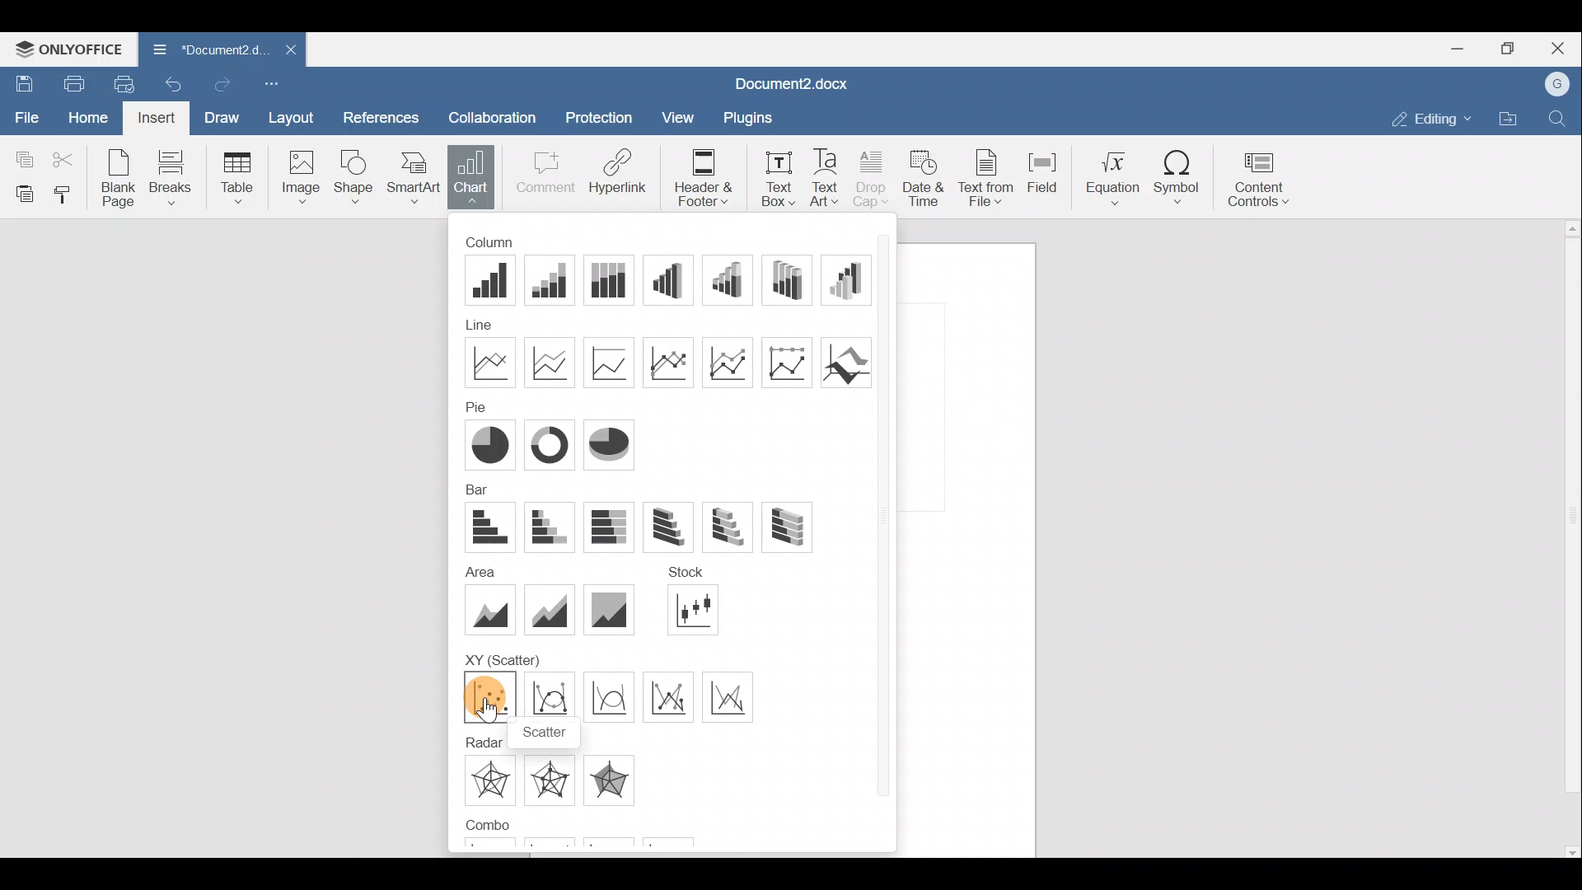 The image size is (1582, 890). I want to click on Scatter, so click(545, 733).